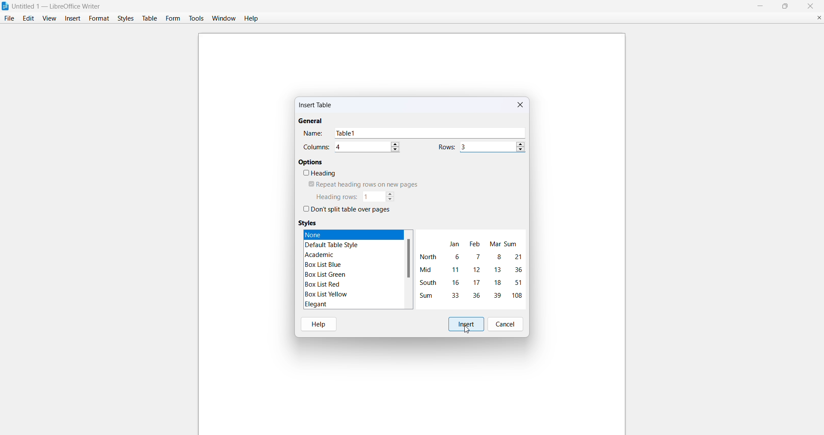  What do you see at coordinates (520, 151) in the screenshot?
I see `decrease rows` at bounding box center [520, 151].